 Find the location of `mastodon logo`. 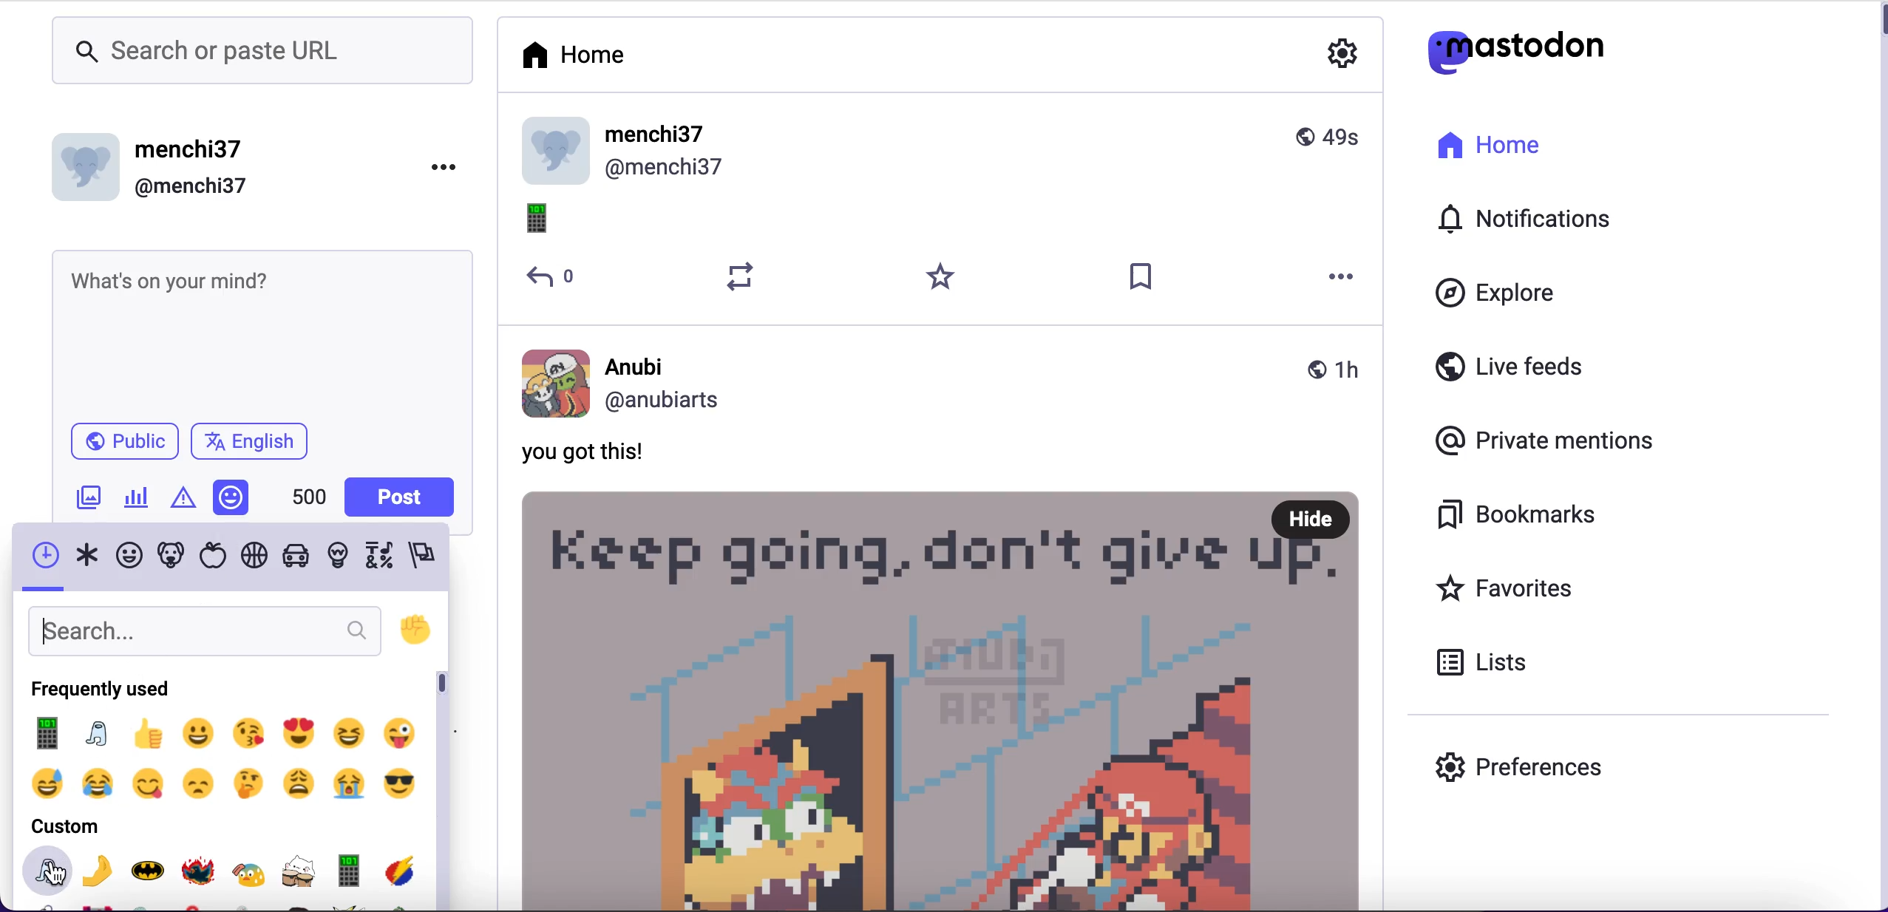

mastodon logo is located at coordinates (1507, 52).